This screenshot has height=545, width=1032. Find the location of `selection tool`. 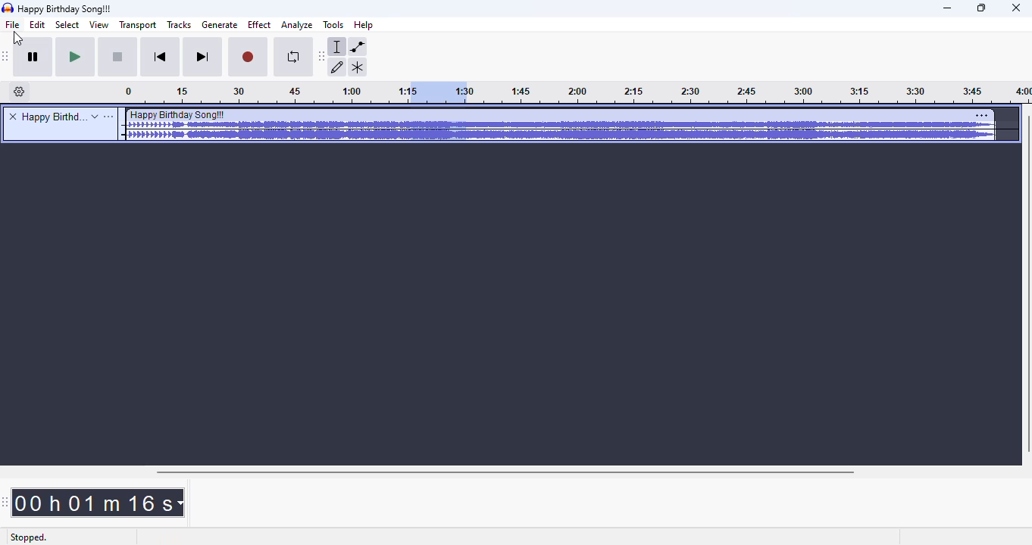

selection tool is located at coordinates (338, 47).